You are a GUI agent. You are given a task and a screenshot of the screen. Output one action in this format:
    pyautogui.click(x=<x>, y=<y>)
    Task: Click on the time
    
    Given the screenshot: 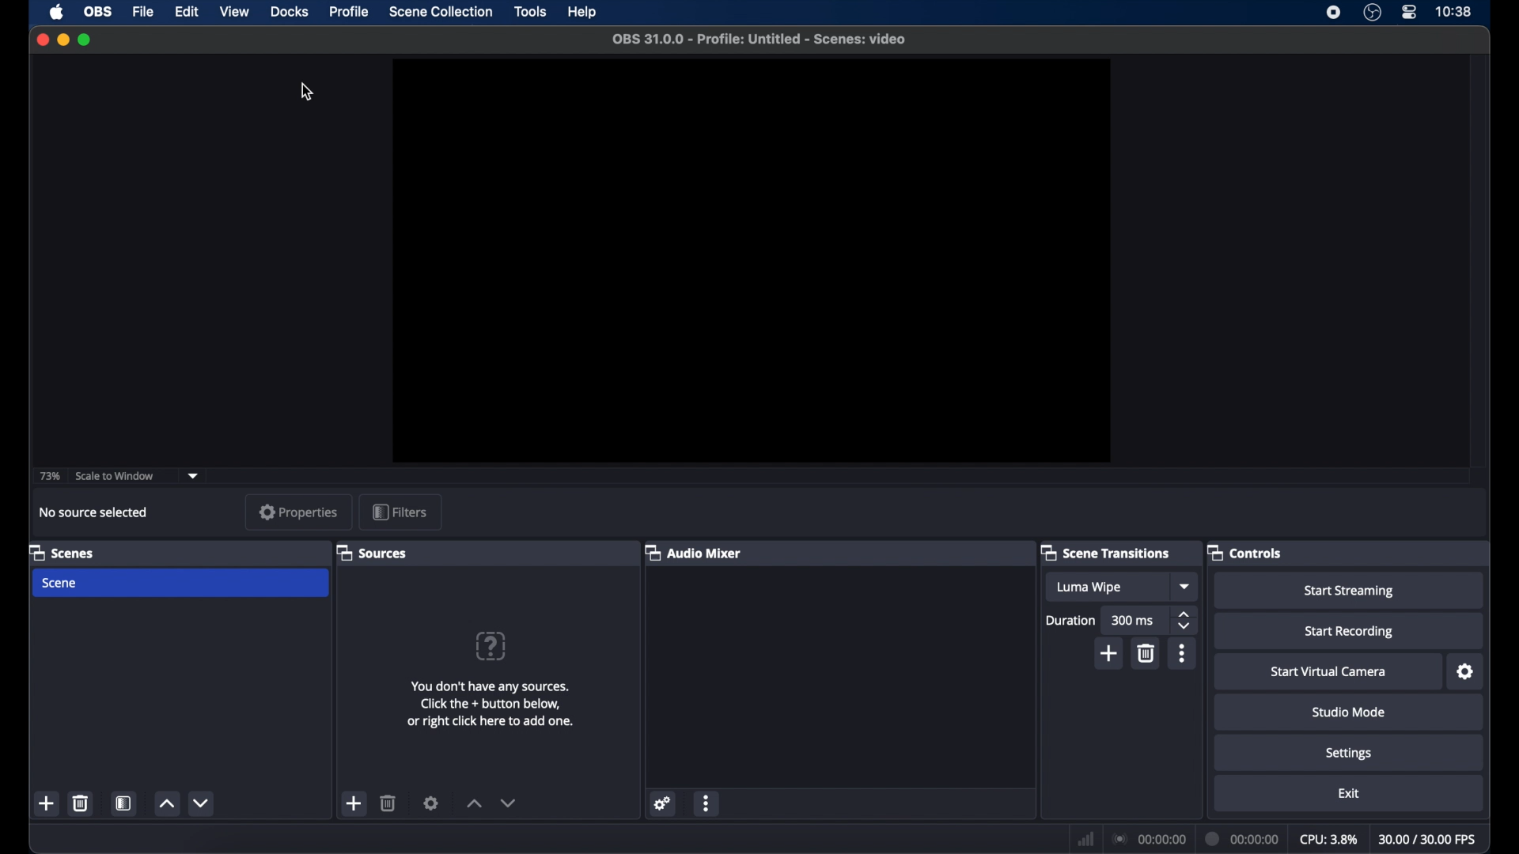 What is the action you would take?
    pyautogui.click(x=1454, y=10)
    